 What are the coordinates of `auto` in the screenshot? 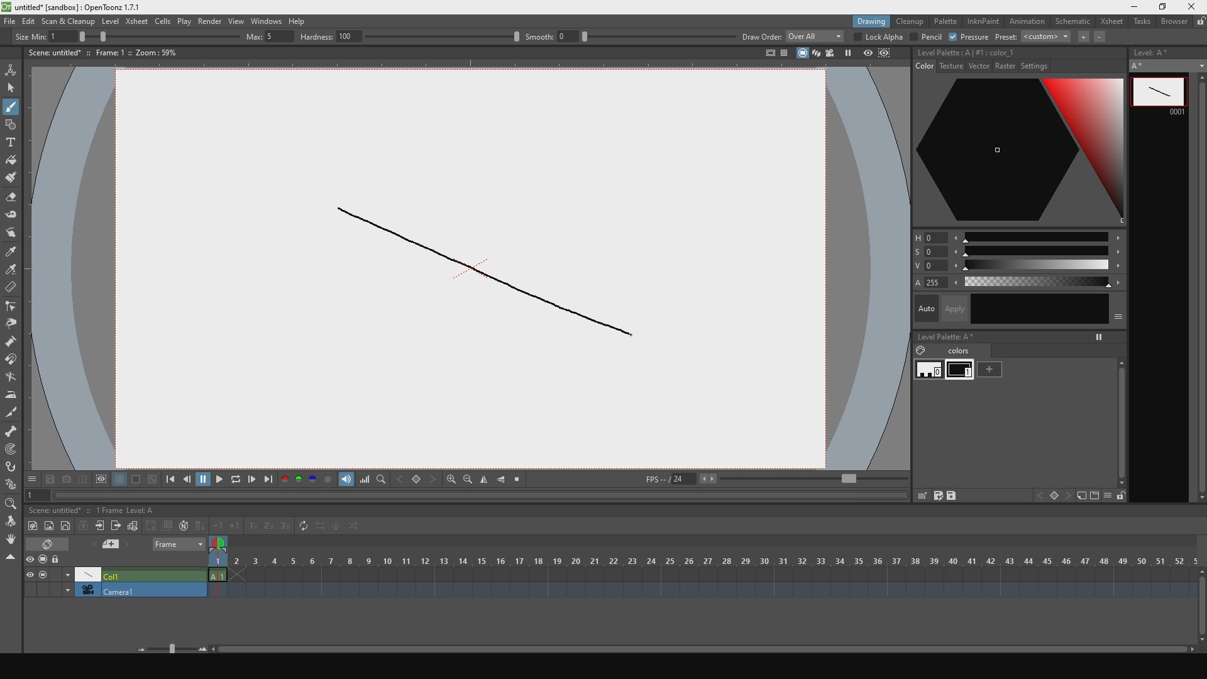 It's located at (1018, 311).